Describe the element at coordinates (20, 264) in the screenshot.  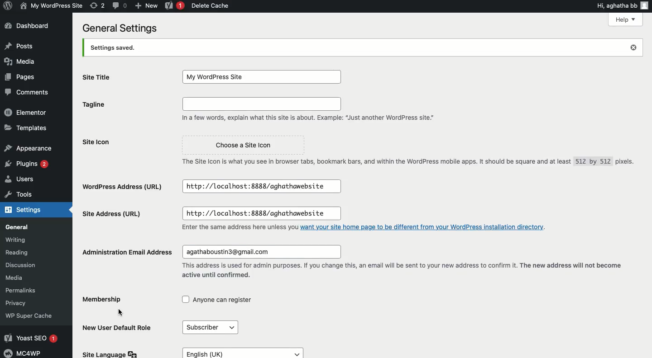
I see `Discussion` at that location.